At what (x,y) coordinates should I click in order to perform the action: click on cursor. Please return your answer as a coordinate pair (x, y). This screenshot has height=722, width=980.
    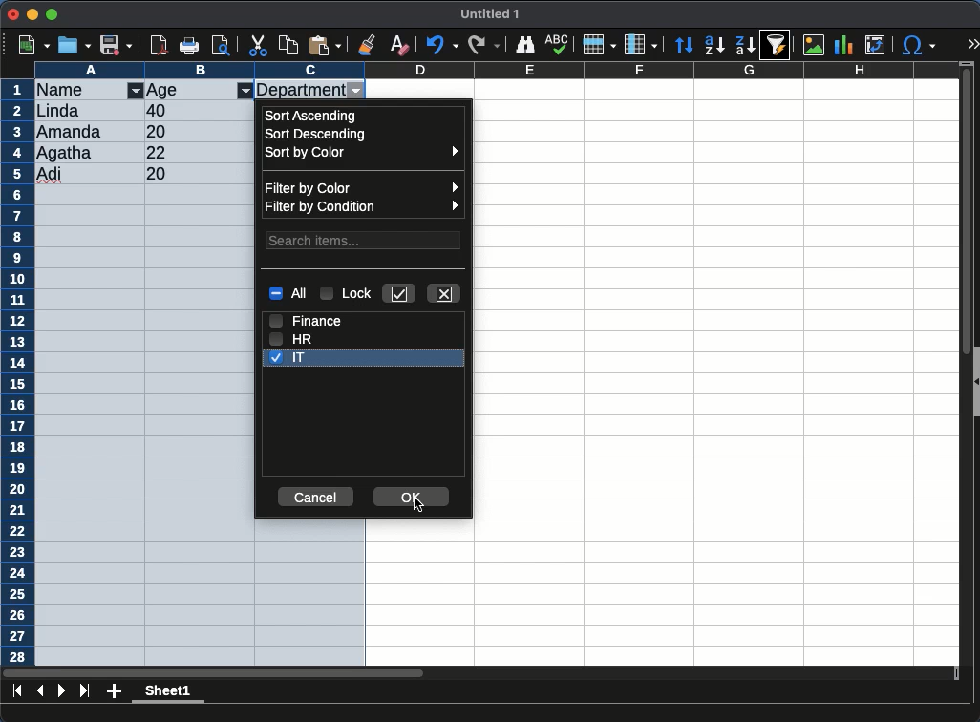
    Looking at the image, I should click on (418, 506).